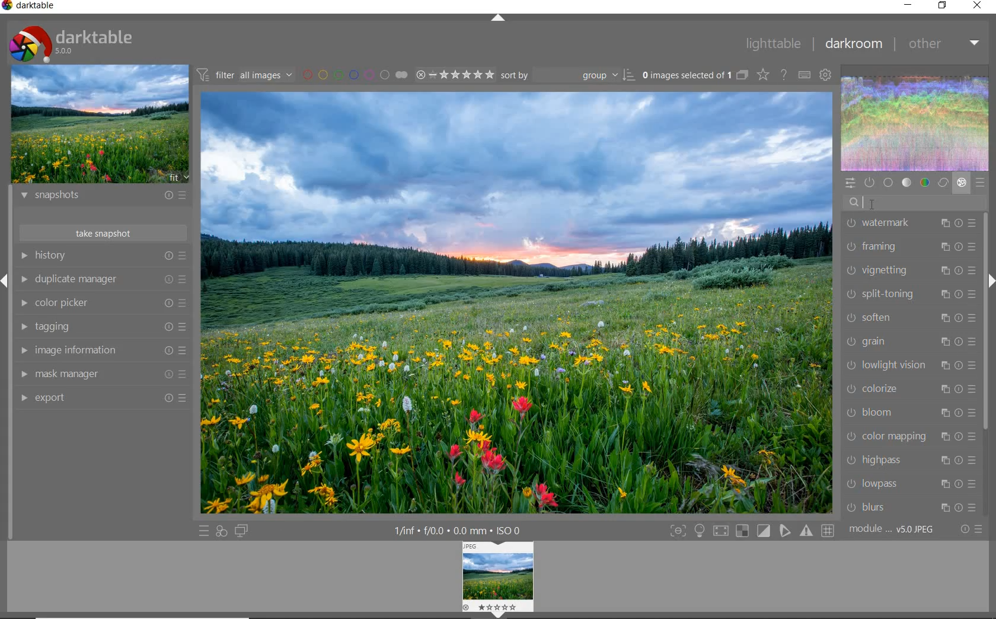 This screenshot has width=996, height=619. Describe the element at coordinates (104, 197) in the screenshot. I see `snapshots` at that location.